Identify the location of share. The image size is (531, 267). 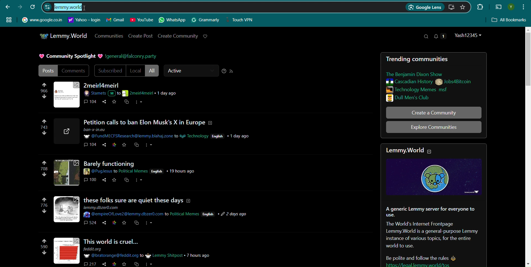
(103, 264).